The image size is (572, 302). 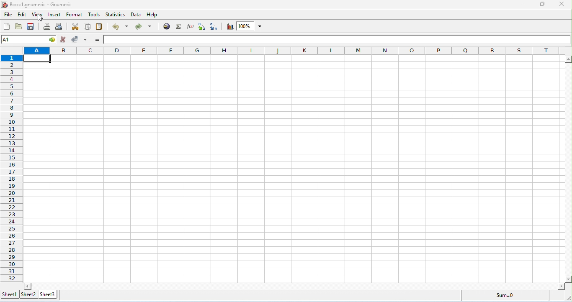 What do you see at coordinates (37, 5) in the screenshot?
I see `Book1 numeric - Gnumeric` at bounding box center [37, 5].